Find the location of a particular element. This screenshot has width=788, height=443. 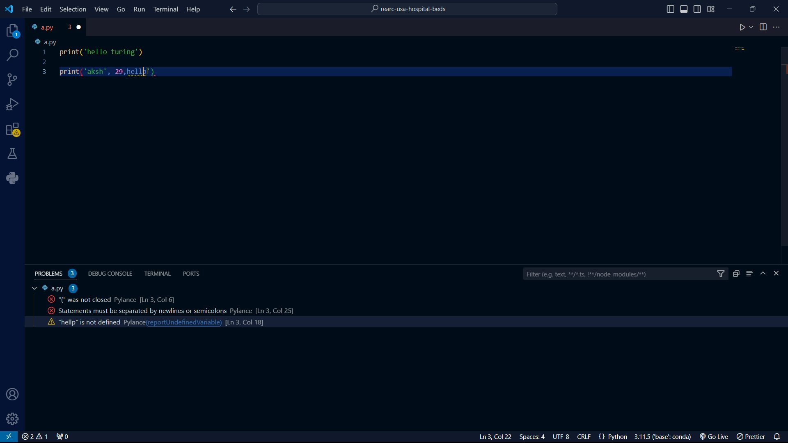

terminal is located at coordinates (158, 274).